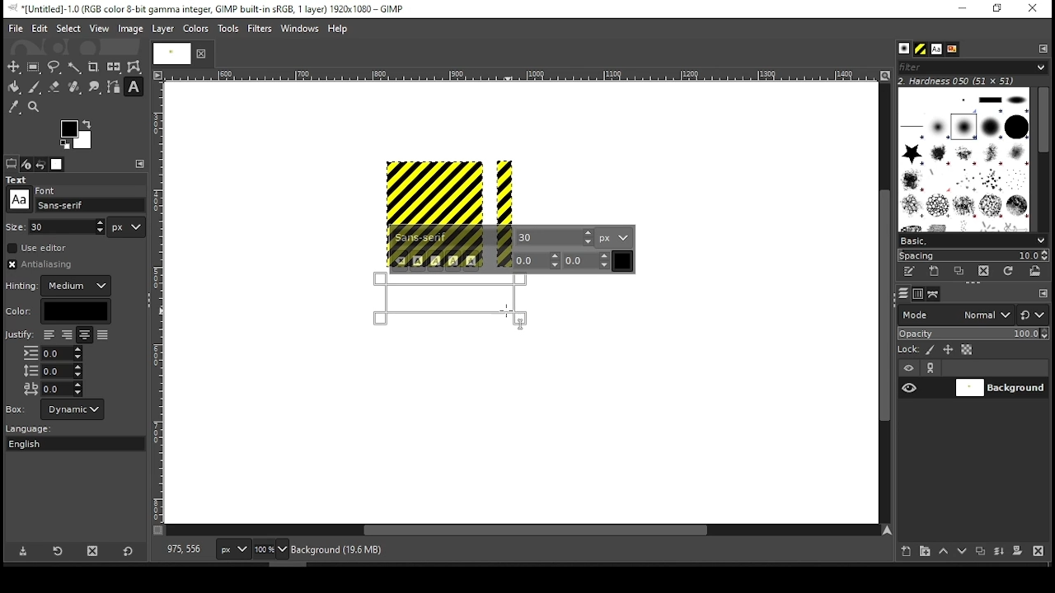 Image resolution: width=1055 pixels, height=593 pixels. I want to click on edit, so click(40, 28).